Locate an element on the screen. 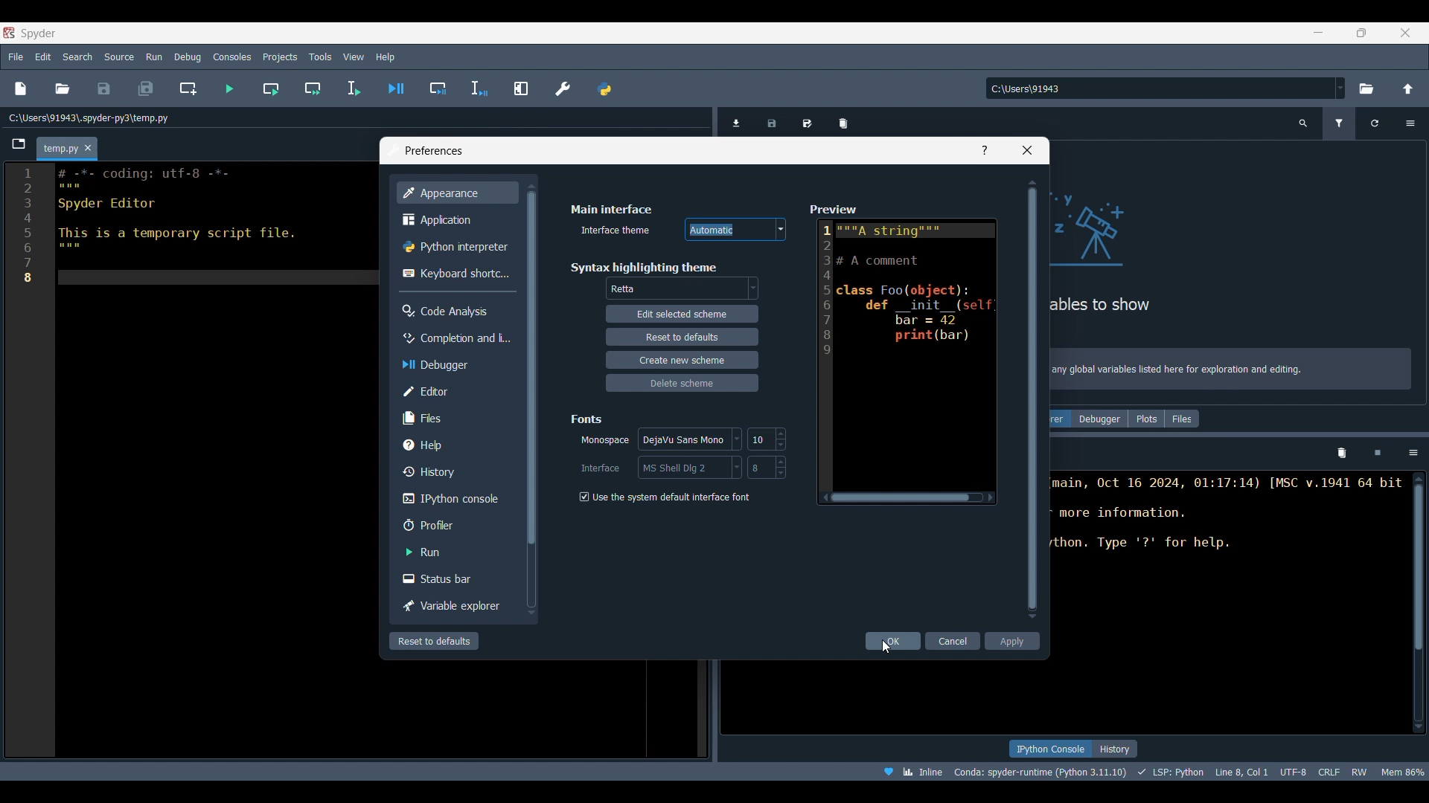 The height and width of the screenshot is (803, 1429). Cancel  is located at coordinates (954, 641).